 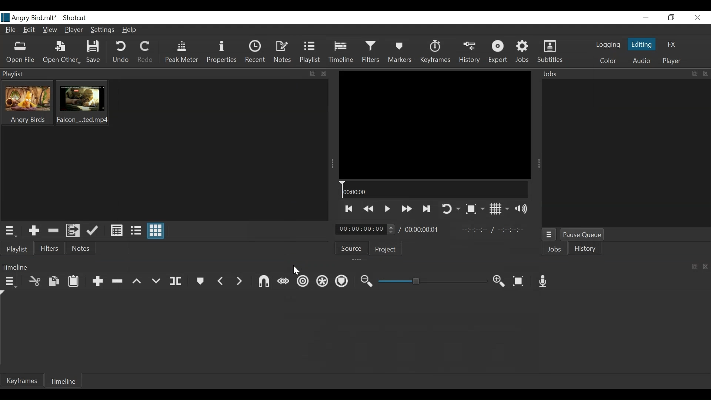 What do you see at coordinates (388, 249) in the screenshot?
I see `Project` at bounding box center [388, 249].